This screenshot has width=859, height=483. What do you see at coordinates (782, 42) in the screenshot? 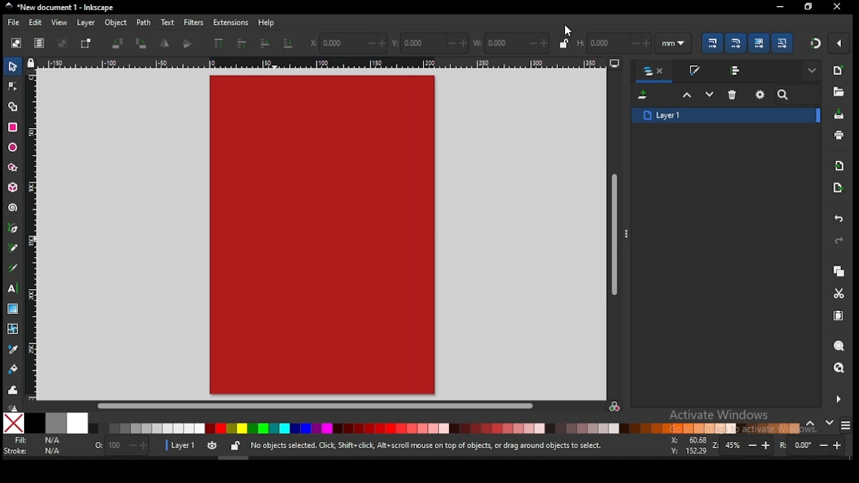
I see `move patterns along with objects` at bounding box center [782, 42].